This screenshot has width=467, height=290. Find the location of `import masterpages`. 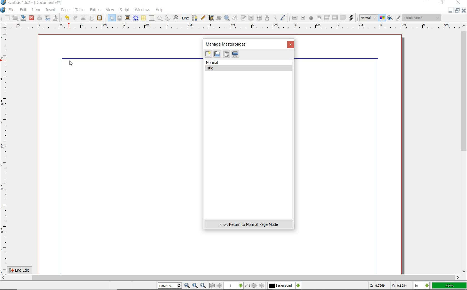

import masterpages is located at coordinates (217, 54).